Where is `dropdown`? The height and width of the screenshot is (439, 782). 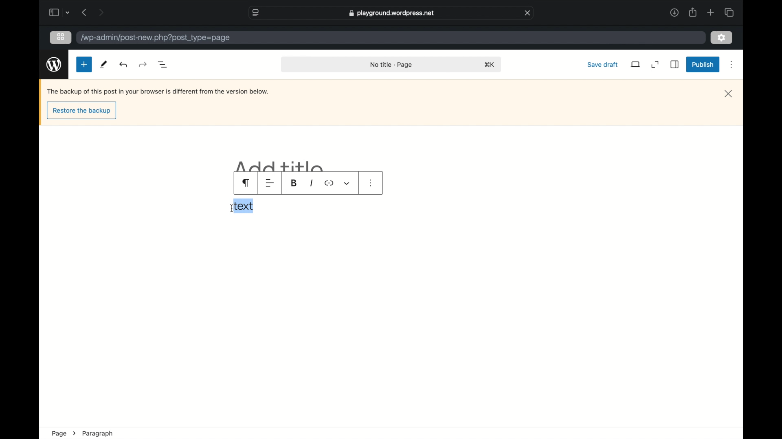 dropdown is located at coordinates (68, 13).